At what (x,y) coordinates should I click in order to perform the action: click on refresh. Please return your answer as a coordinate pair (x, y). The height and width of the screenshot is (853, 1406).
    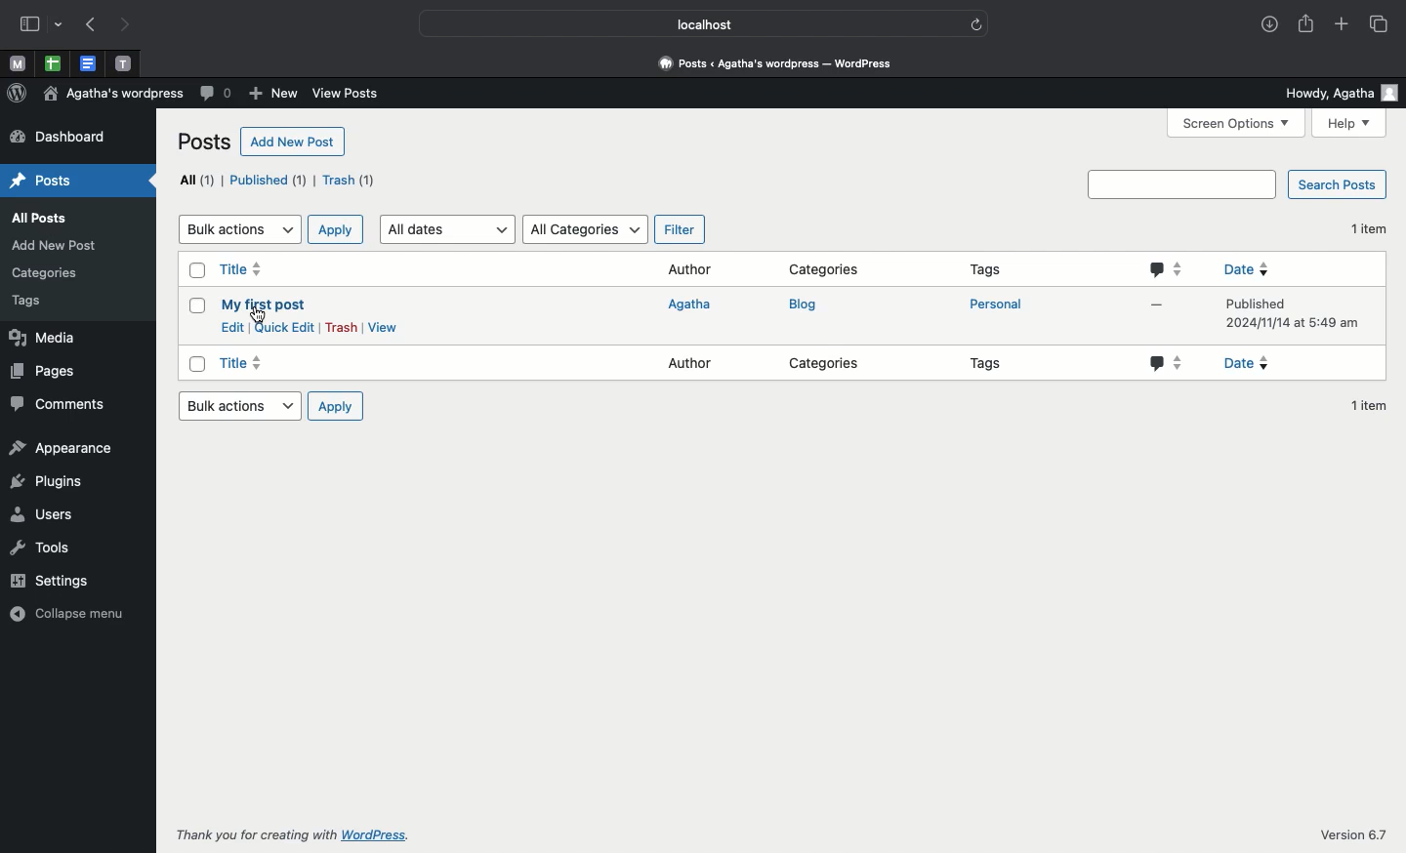
    Looking at the image, I should click on (979, 21).